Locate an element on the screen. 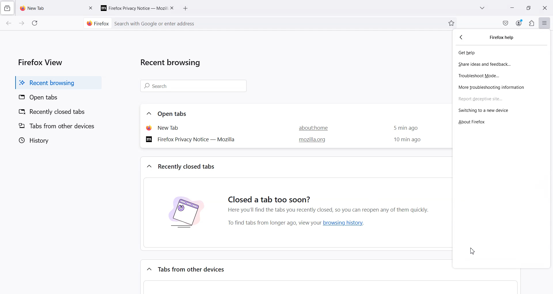 The width and height of the screenshot is (553, 294). Open tabs is located at coordinates (174, 114).